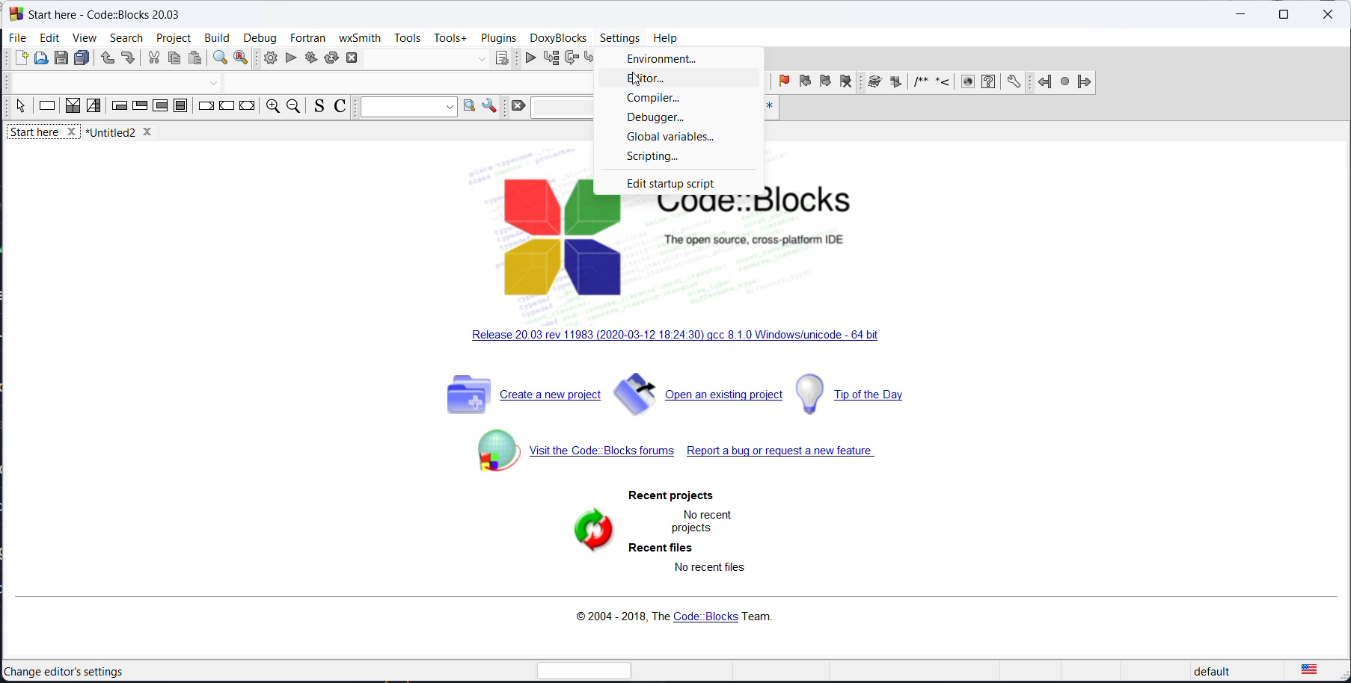  Describe the element at coordinates (307, 37) in the screenshot. I see `fortran` at that location.